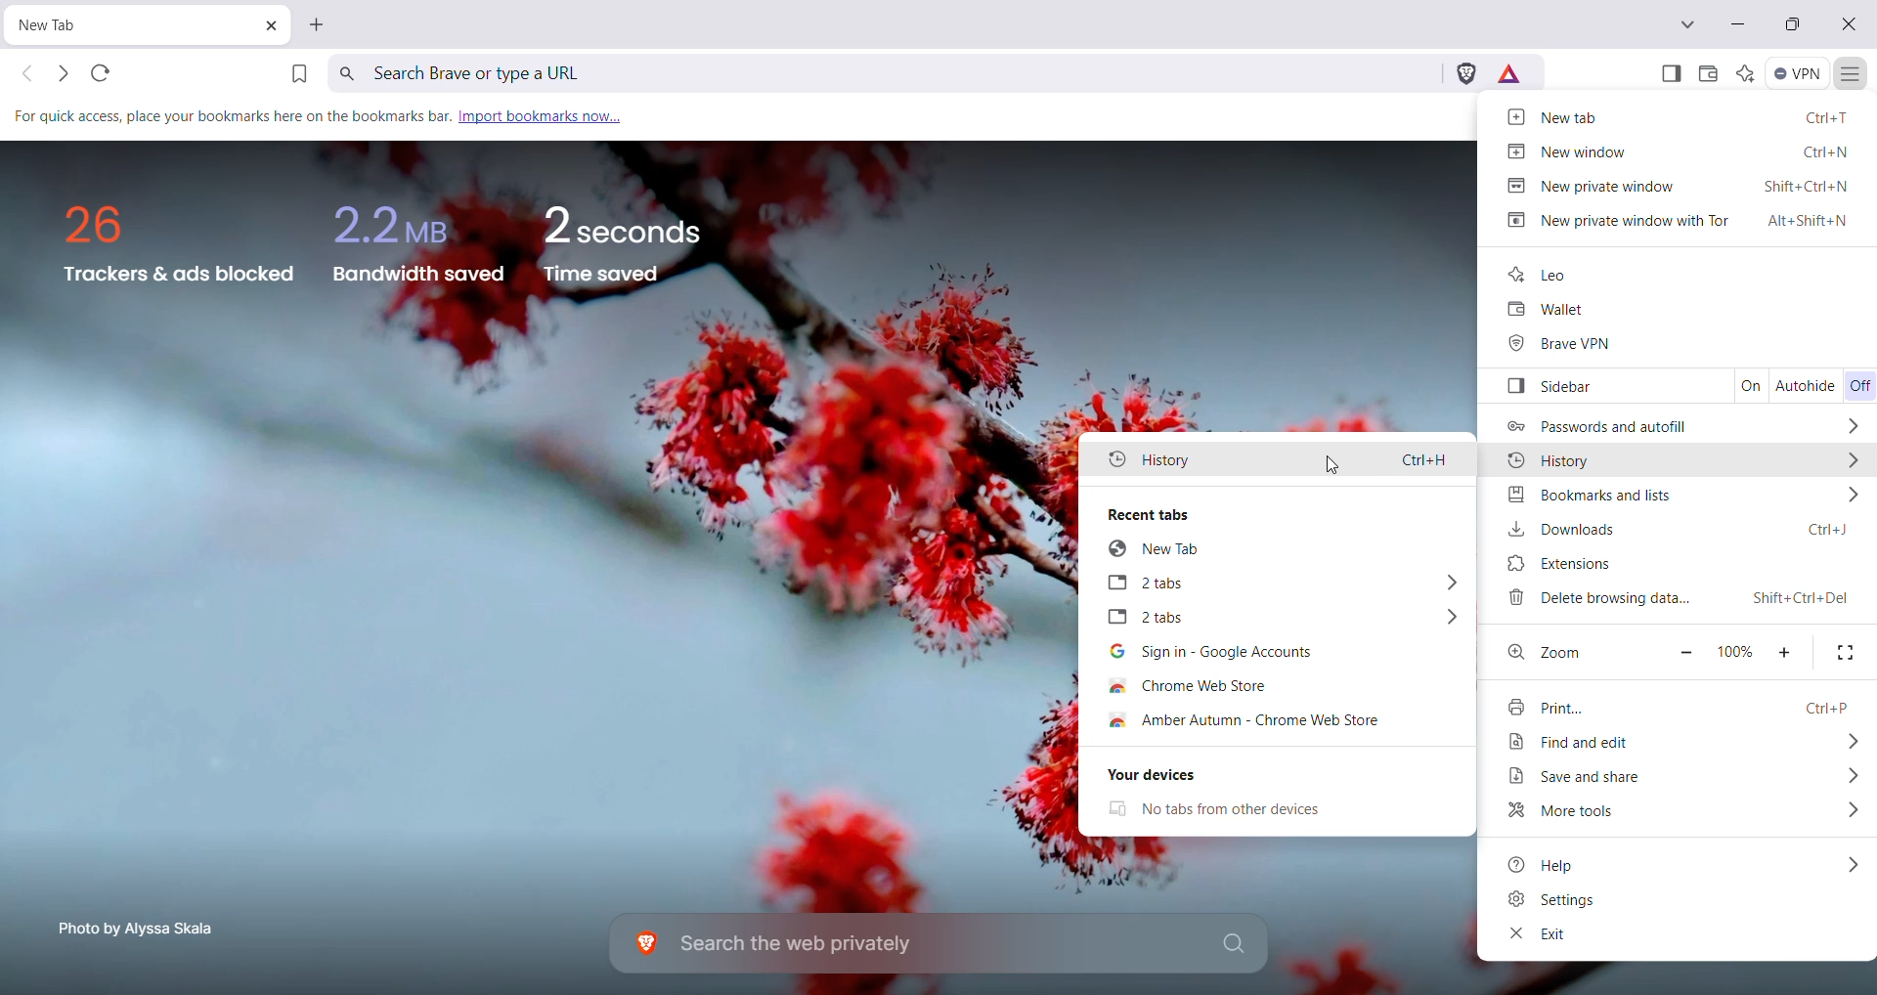  What do you see at coordinates (1282, 550) in the screenshot?
I see `NewTab` at bounding box center [1282, 550].